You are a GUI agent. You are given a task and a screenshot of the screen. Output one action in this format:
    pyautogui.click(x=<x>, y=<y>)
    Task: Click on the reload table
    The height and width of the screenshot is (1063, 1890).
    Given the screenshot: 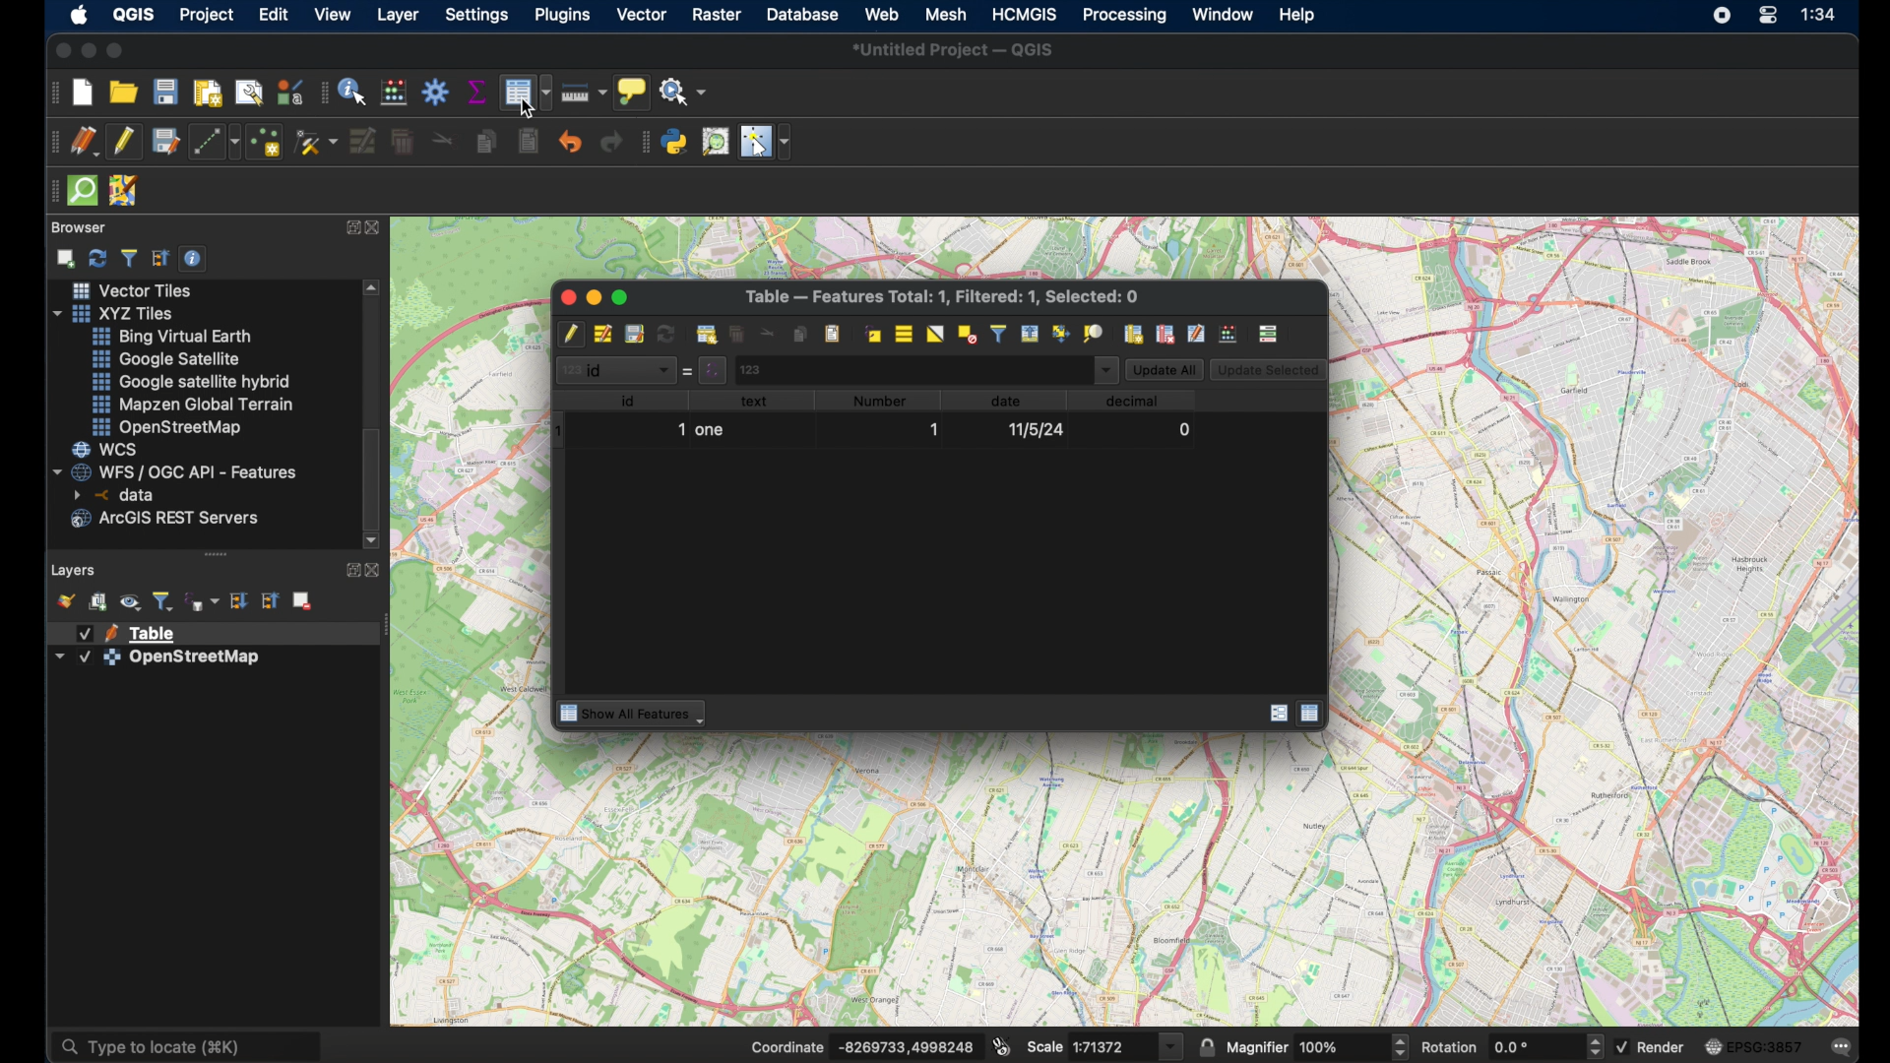 What is the action you would take?
    pyautogui.click(x=666, y=333)
    